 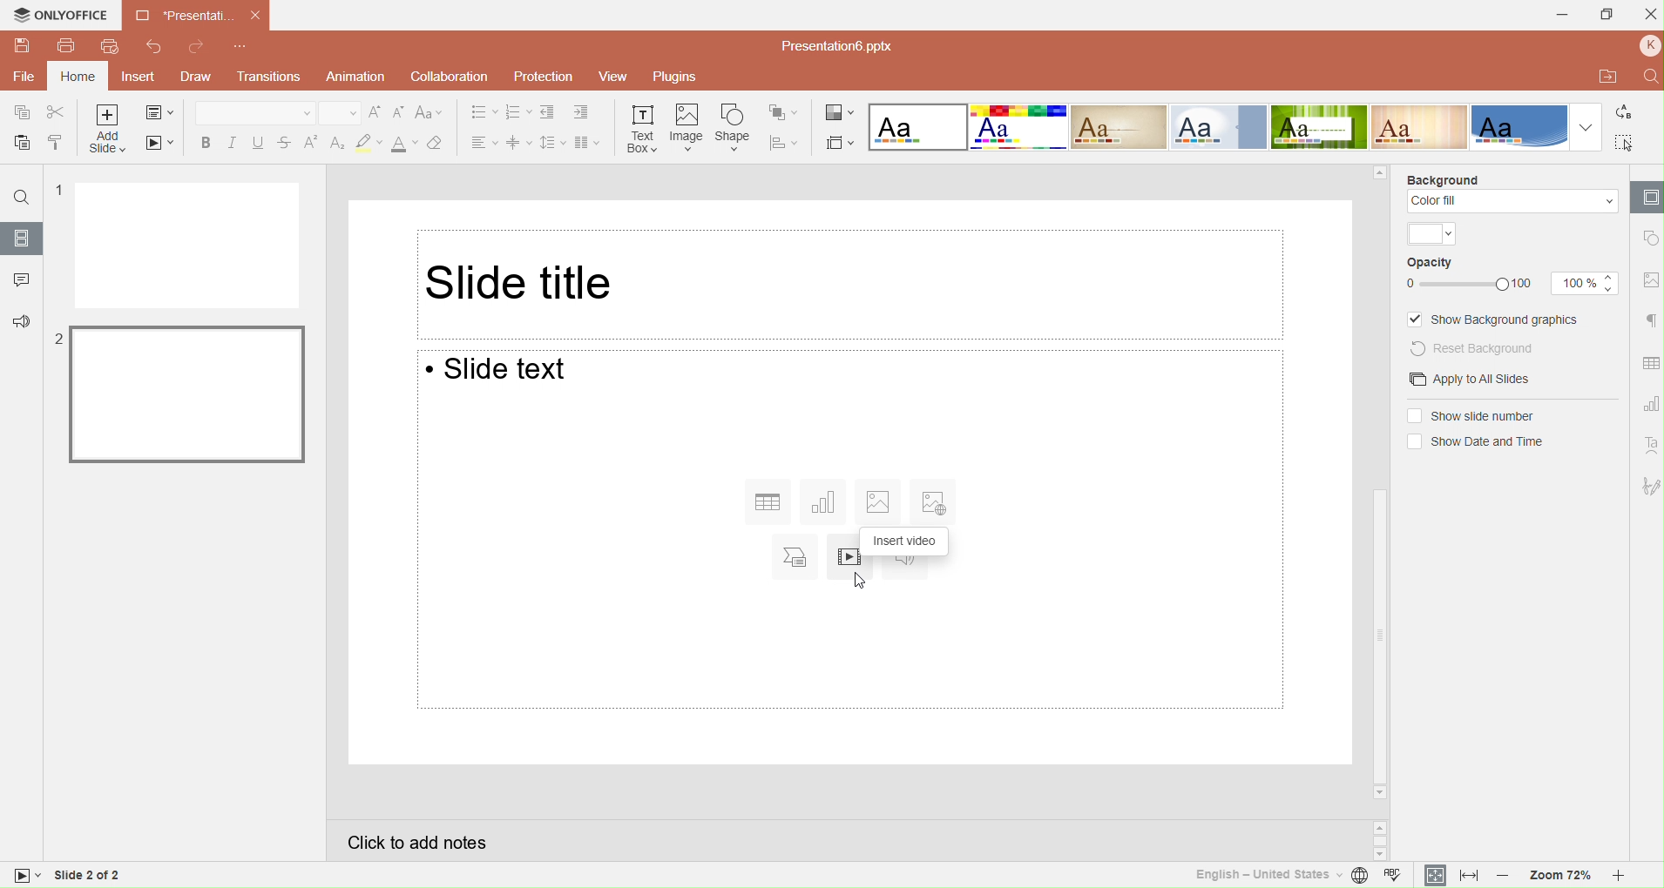 What do you see at coordinates (152, 45) in the screenshot?
I see `Undo` at bounding box center [152, 45].